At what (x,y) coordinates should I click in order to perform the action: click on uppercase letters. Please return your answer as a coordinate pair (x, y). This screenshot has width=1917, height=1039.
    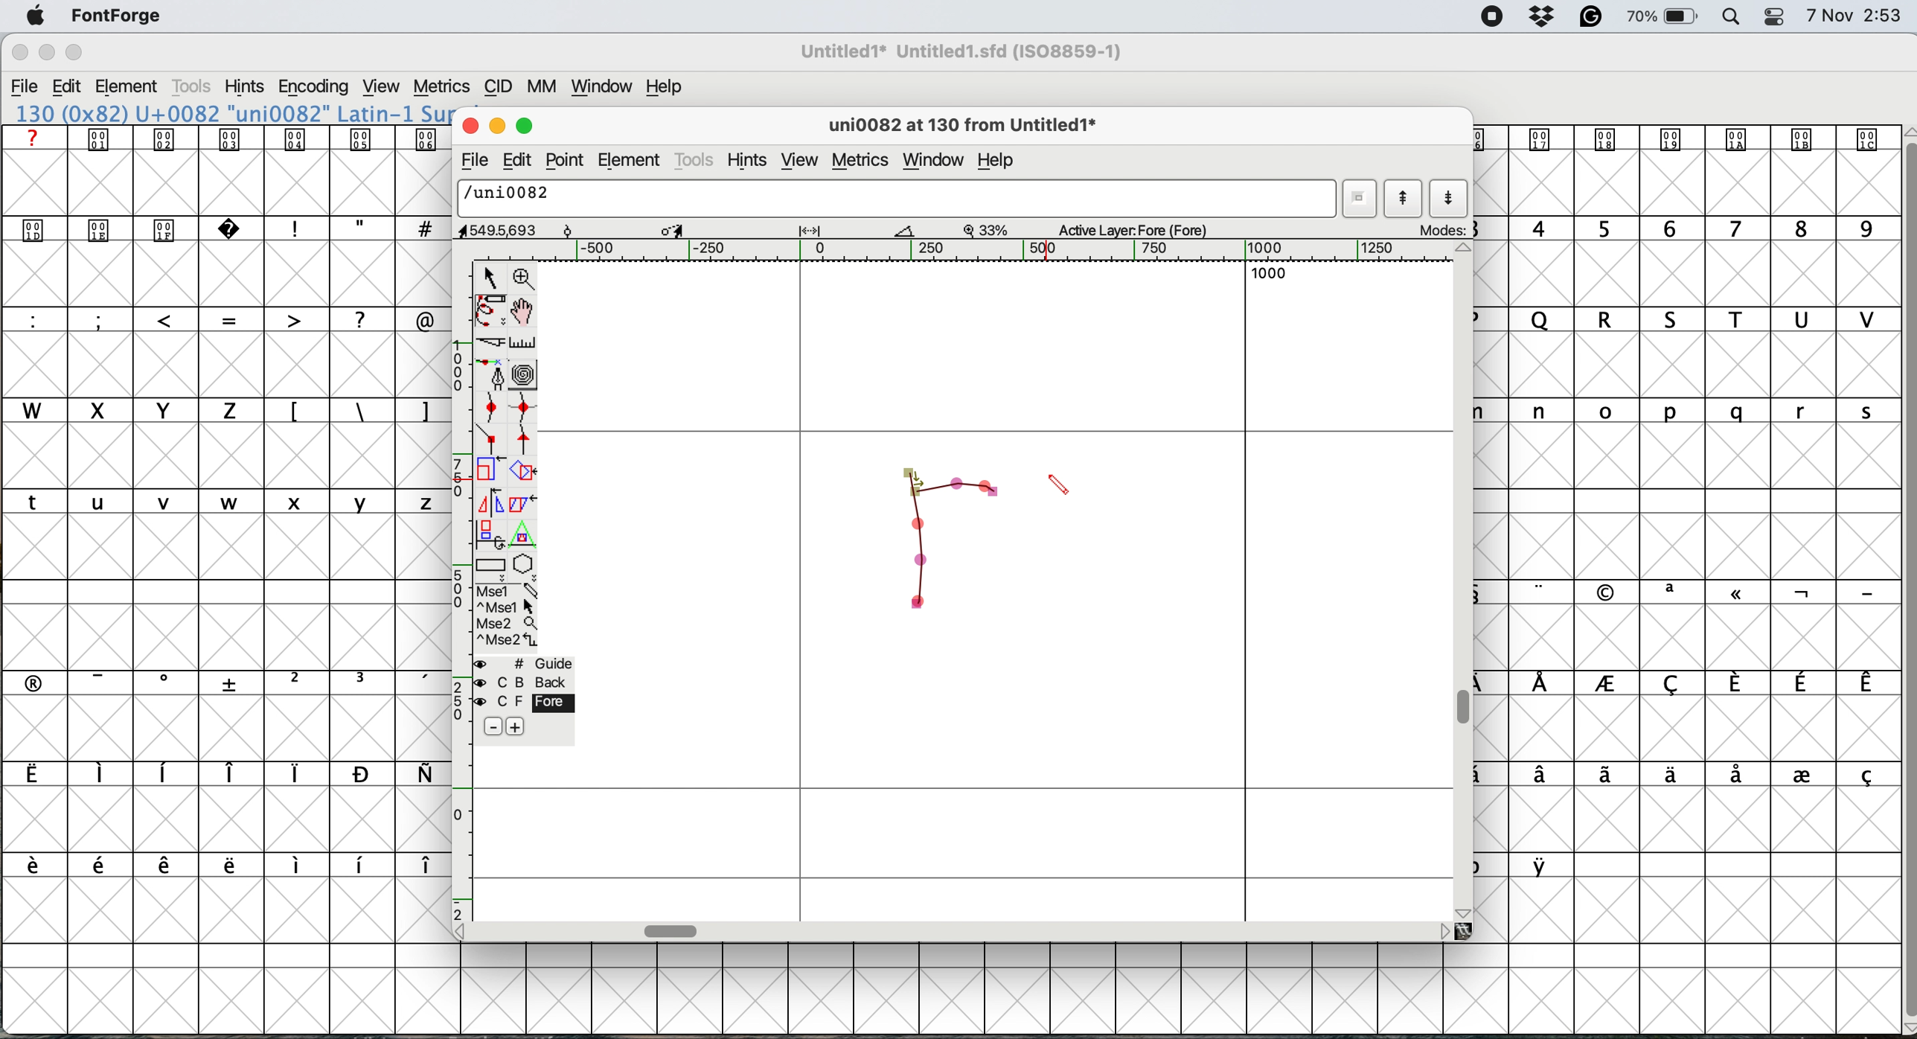
    Looking at the image, I should click on (481, 319).